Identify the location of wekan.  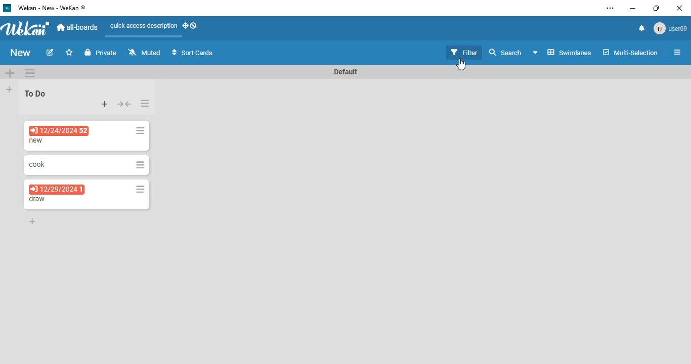
(26, 28).